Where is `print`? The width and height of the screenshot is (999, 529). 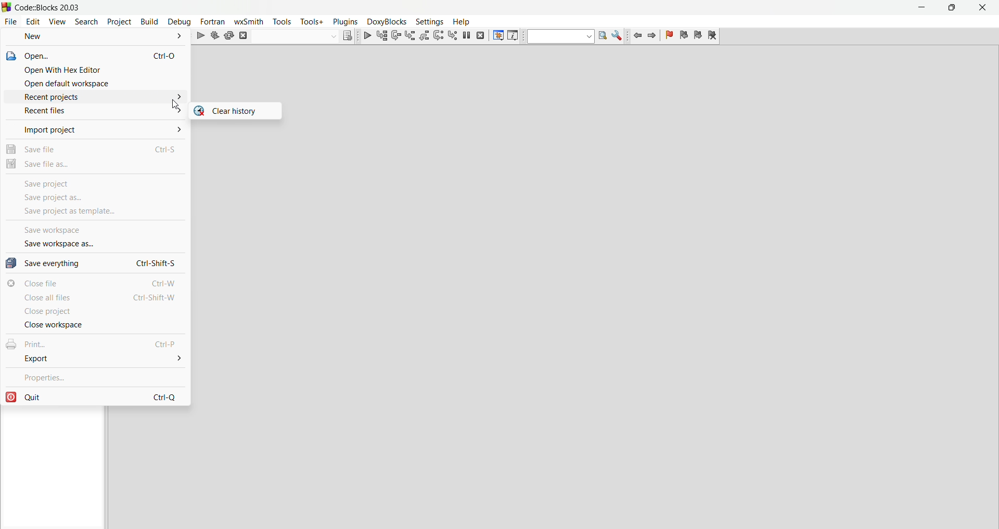
print is located at coordinates (96, 343).